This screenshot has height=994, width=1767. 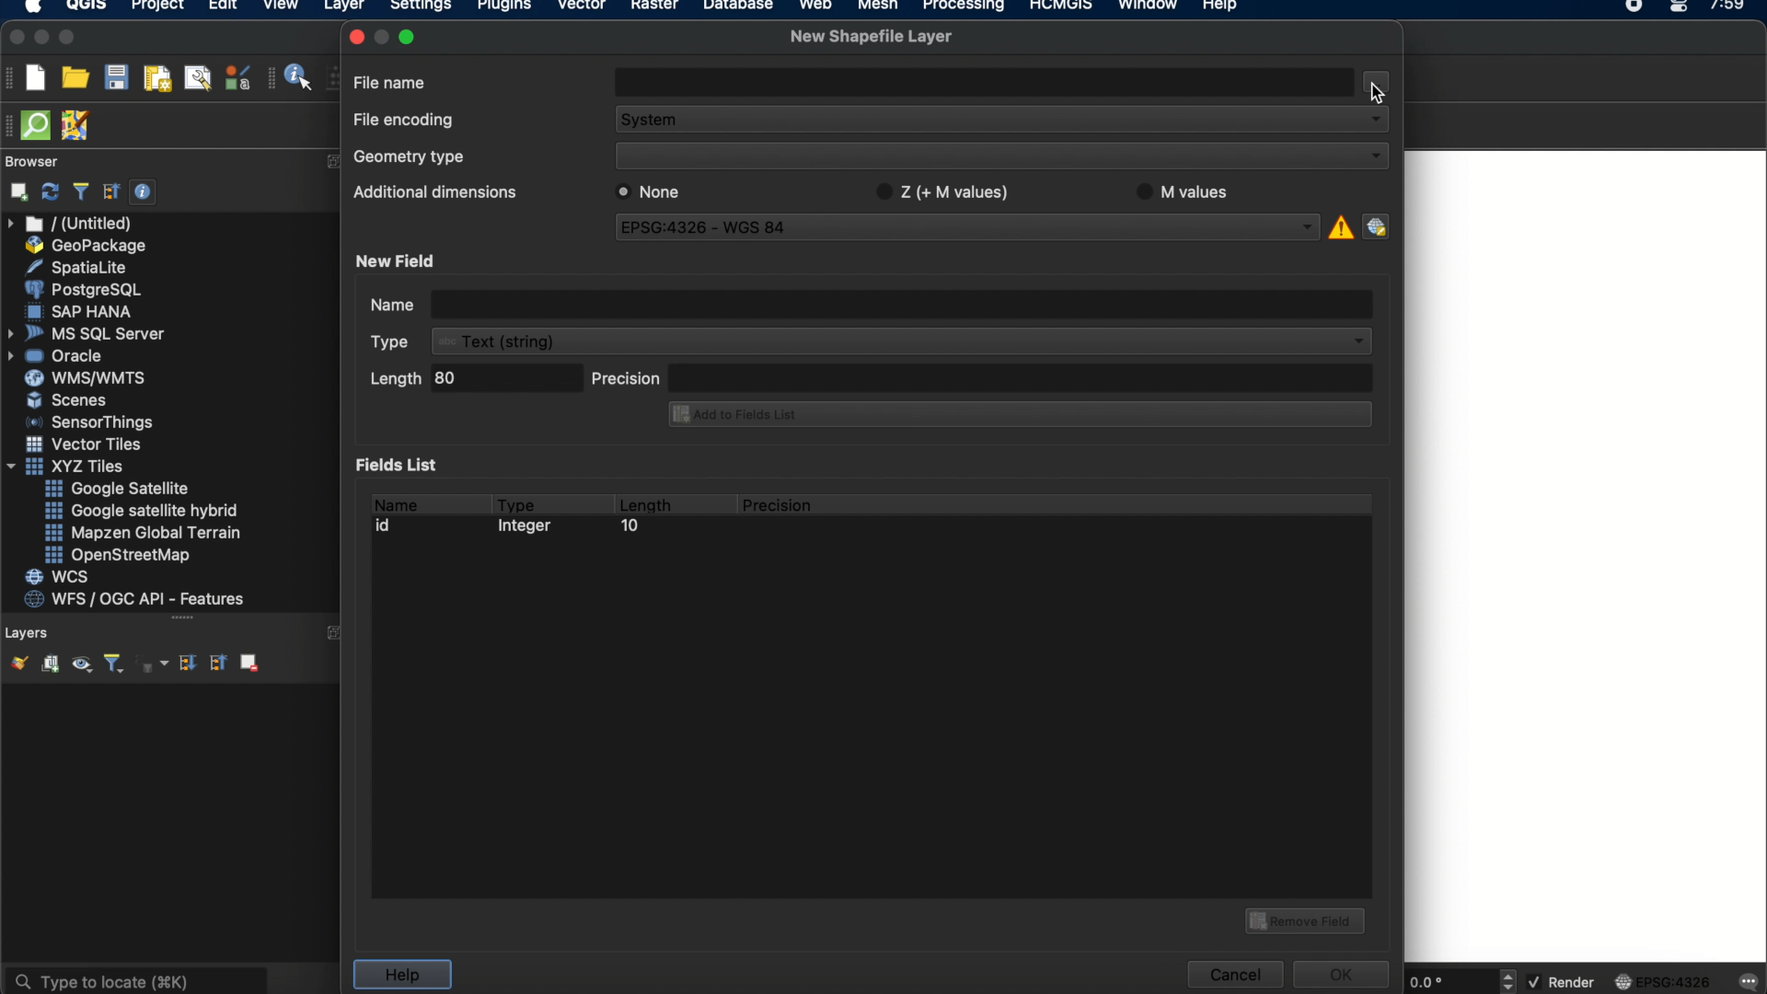 What do you see at coordinates (390, 305) in the screenshot?
I see `name` at bounding box center [390, 305].